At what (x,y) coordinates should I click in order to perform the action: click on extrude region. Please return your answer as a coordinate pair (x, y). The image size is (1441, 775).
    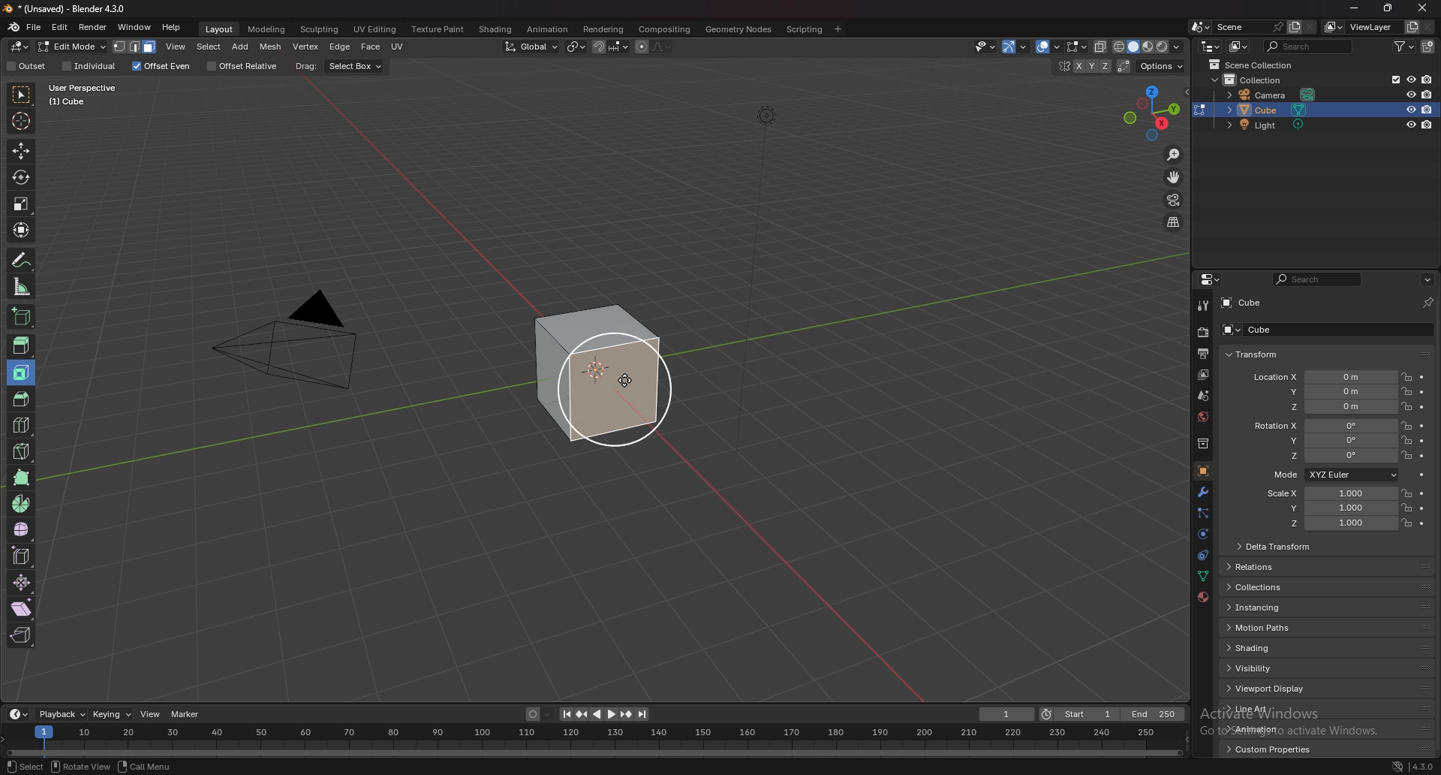
    Looking at the image, I should click on (22, 345).